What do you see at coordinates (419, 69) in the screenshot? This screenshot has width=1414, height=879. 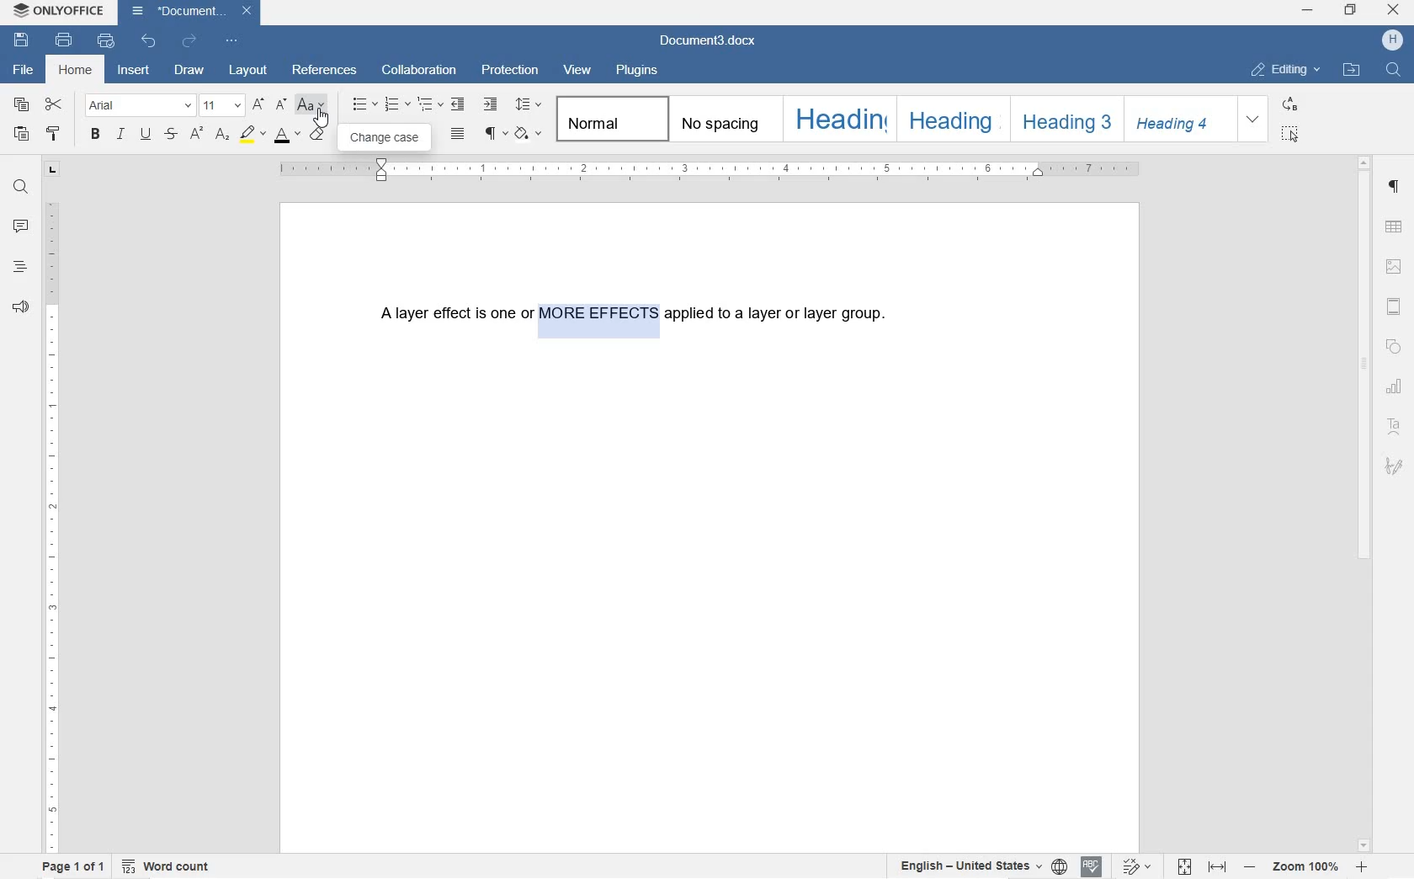 I see `COLLABORATION` at bounding box center [419, 69].